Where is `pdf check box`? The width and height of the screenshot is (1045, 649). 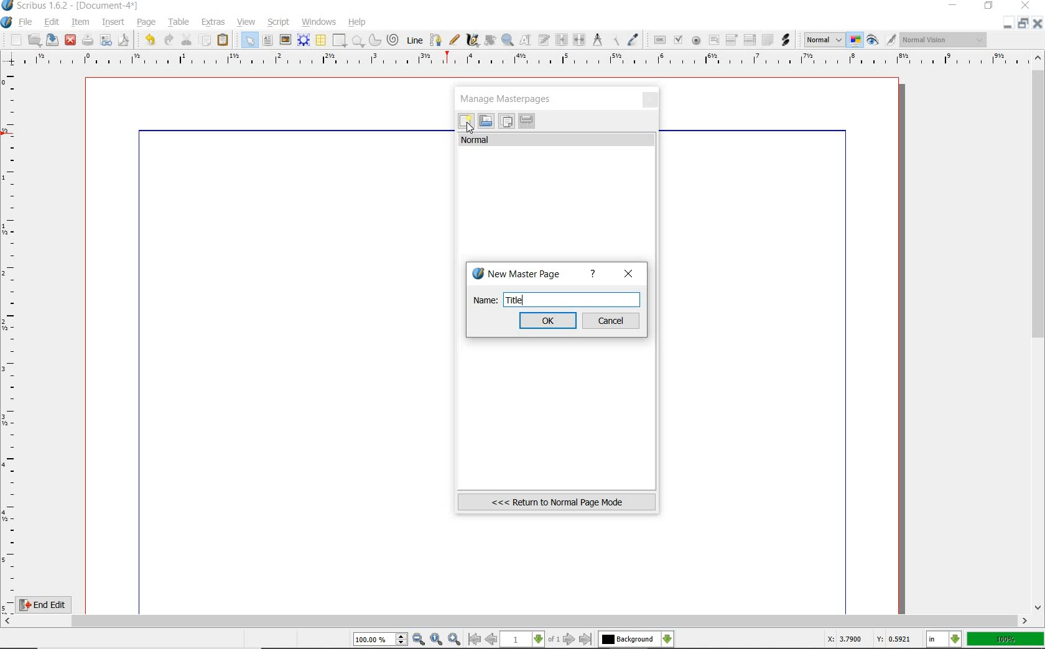 pdf check box is located at coordinates (677, 40).